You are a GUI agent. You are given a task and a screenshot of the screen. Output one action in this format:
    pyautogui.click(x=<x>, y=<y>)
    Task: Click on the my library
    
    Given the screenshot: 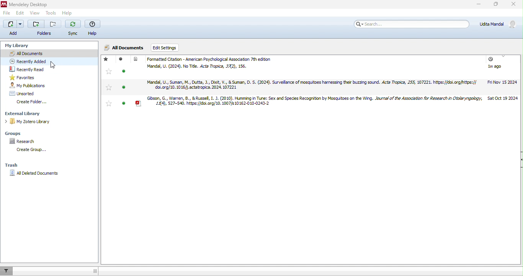 What is the action you would take?
    pyautogui.click(x=16, y=46)
    